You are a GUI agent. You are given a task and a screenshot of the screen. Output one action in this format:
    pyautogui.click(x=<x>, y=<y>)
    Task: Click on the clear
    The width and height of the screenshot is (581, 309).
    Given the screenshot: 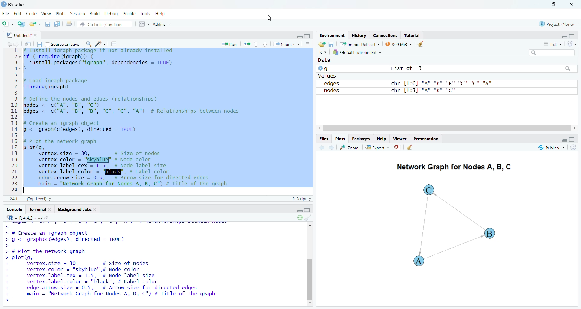 What is the action you would take?
    pyautogui.click(x=422, y=44)
    